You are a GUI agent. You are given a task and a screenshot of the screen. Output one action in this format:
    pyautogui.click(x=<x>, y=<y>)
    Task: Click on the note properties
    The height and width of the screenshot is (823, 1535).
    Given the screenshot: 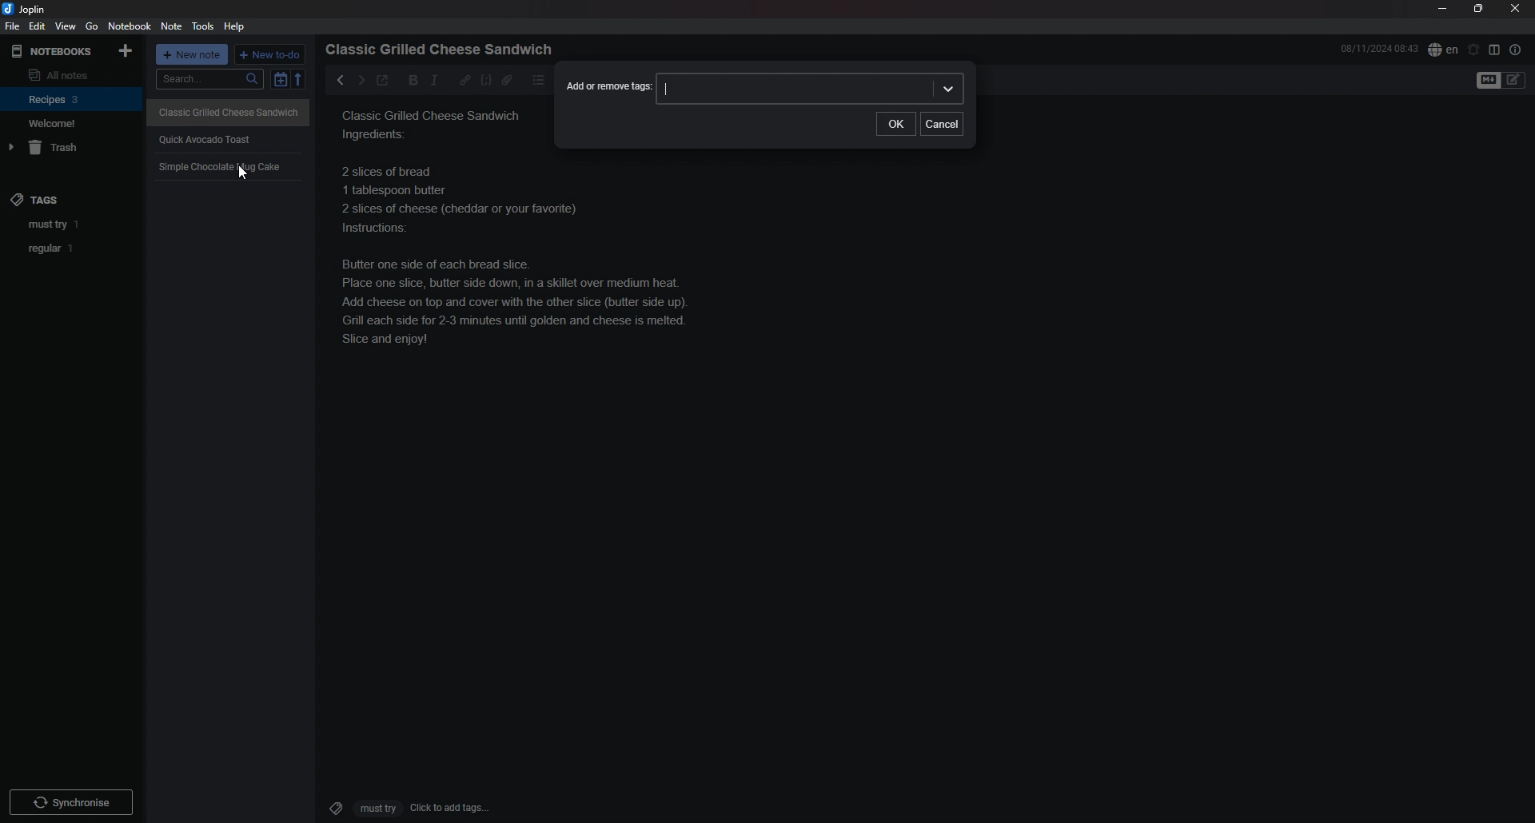 What is the action you would take?
    pyautogui.click(x=1516, y=50)
    